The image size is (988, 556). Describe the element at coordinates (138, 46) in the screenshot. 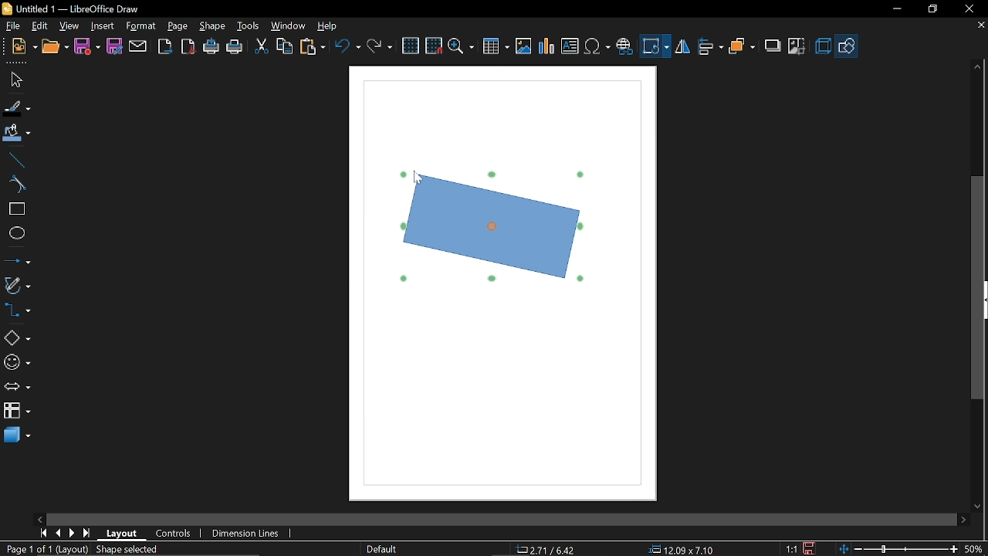

I see `attach` at that location.